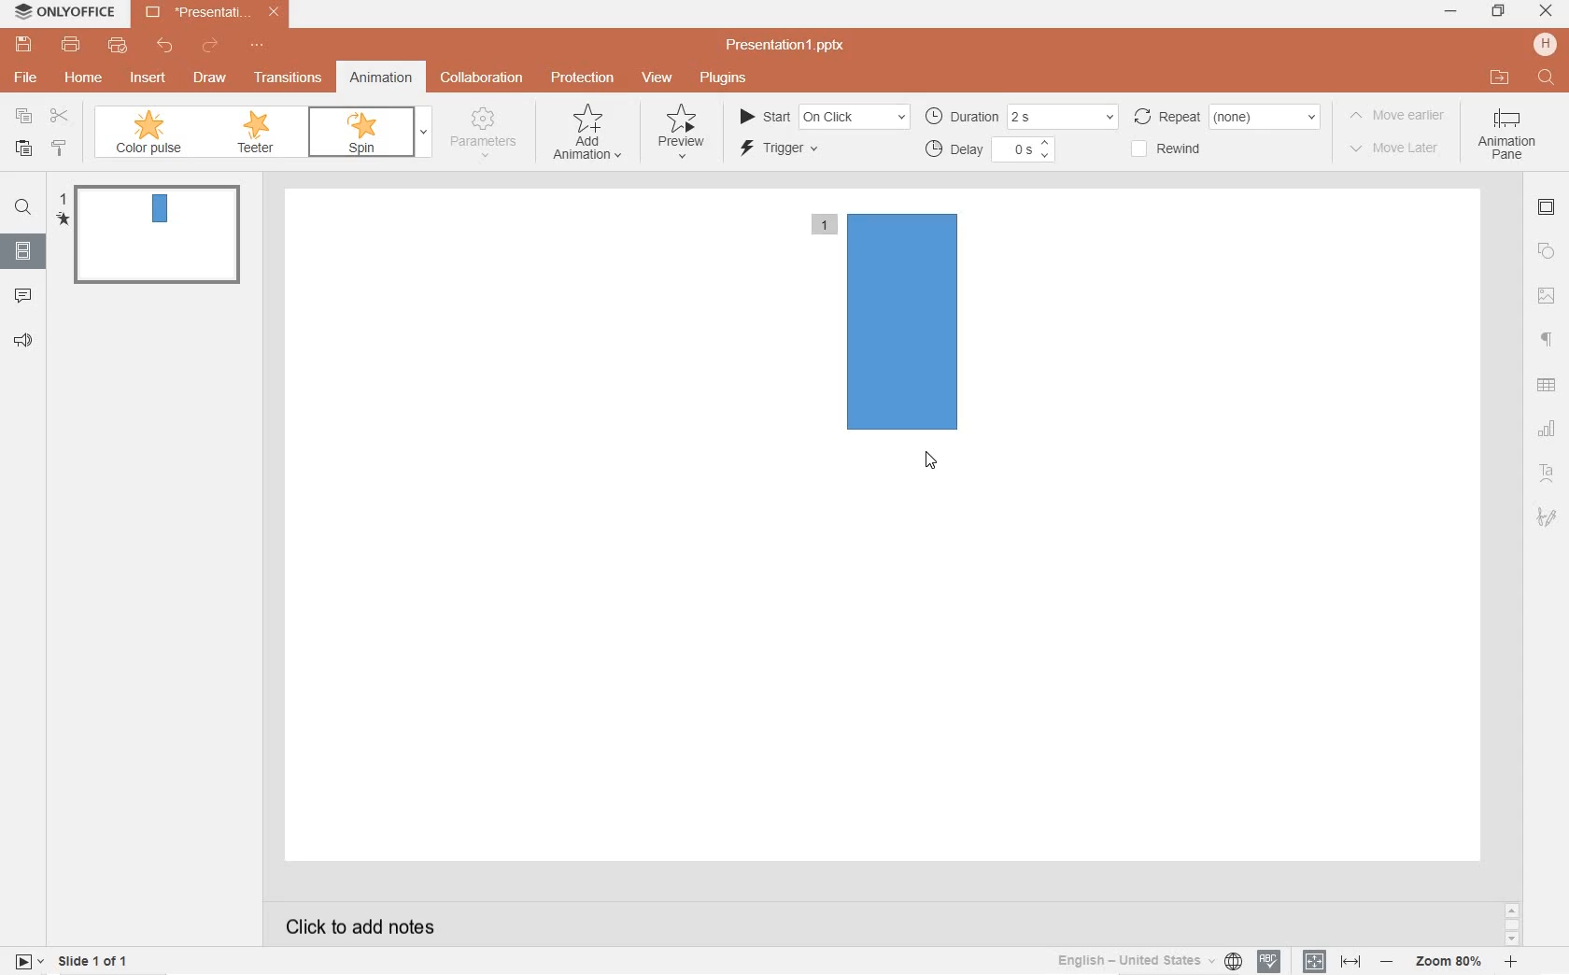 This screenshot has width=1569, height=975. Describe the element at coordinates (21, 149) in the screenshot. I see `paste` at that location.